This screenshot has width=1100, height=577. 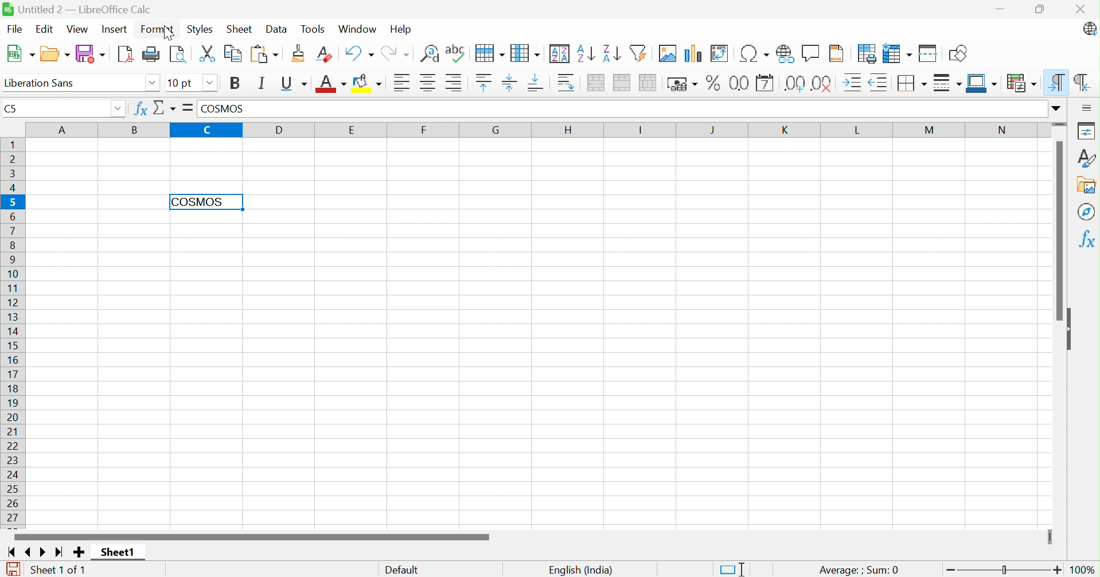 What do you see at coordinates (860, 570) in the screenshot?
I see `Average: ;Sum: 0` at bounding box center [860, 570].